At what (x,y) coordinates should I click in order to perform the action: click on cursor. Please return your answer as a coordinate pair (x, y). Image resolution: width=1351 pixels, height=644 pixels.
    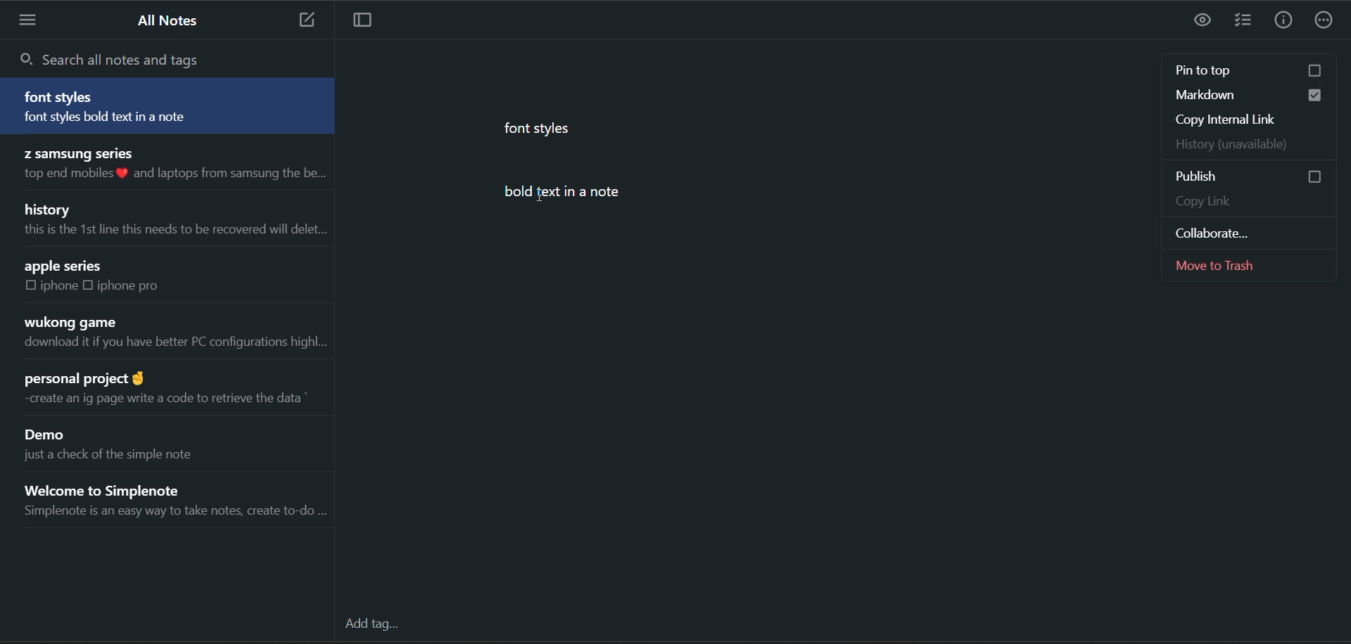
    Looking at the image, I should click on (541, 195).